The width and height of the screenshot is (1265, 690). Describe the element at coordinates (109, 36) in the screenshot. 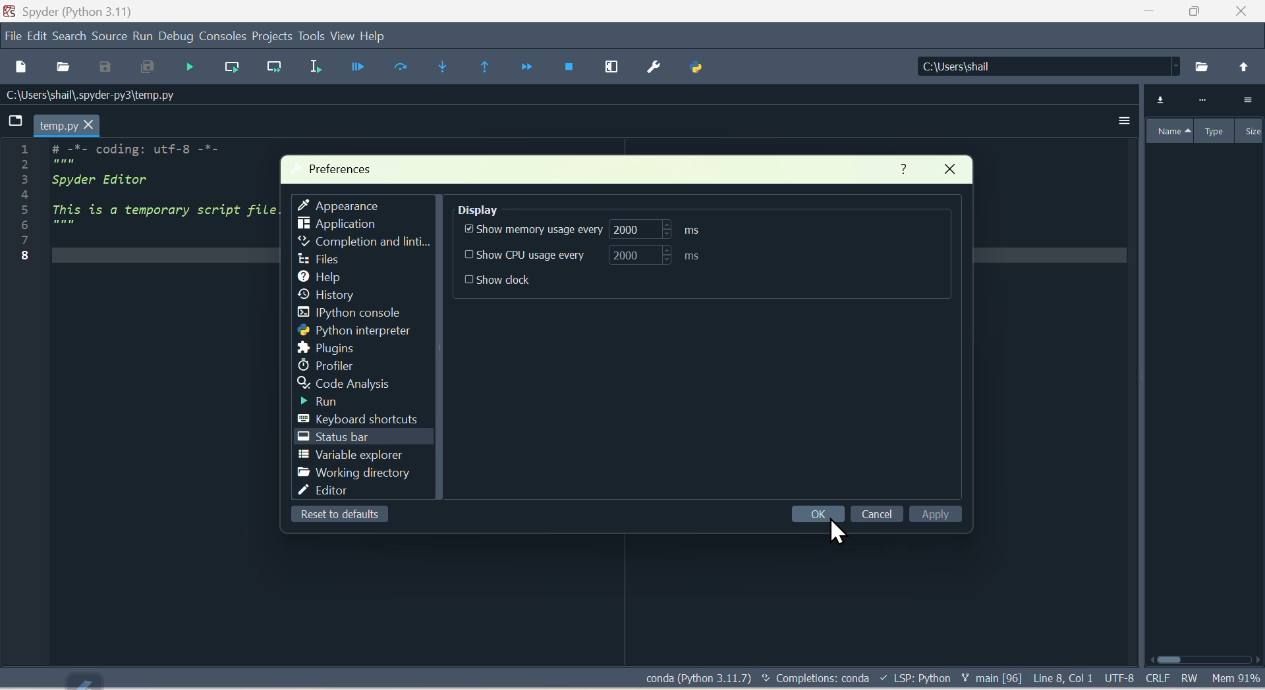

I see `Source` at that location.